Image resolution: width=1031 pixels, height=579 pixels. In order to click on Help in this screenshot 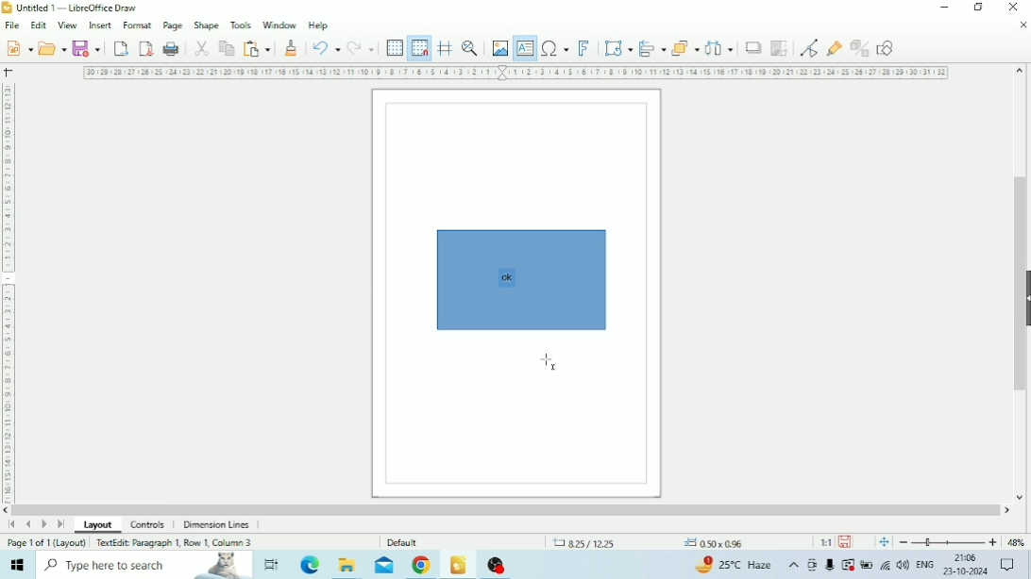, I will do `click(319, 26)`.